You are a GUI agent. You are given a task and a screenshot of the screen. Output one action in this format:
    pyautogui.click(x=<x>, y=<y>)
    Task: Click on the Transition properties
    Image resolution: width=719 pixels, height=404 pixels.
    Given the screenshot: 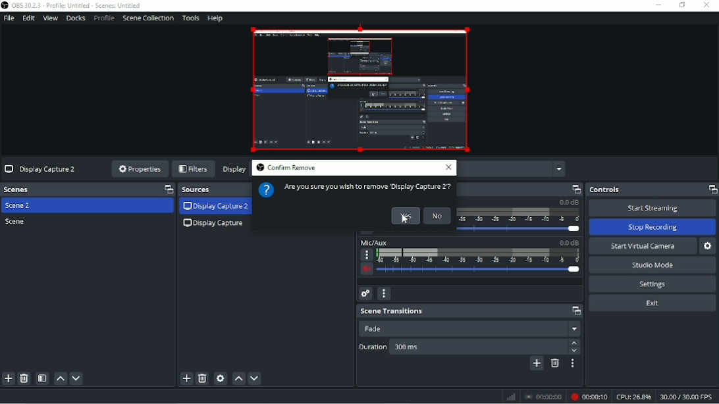 What is the action you would take?
    pyautogui.click(x=574, y=364)
    